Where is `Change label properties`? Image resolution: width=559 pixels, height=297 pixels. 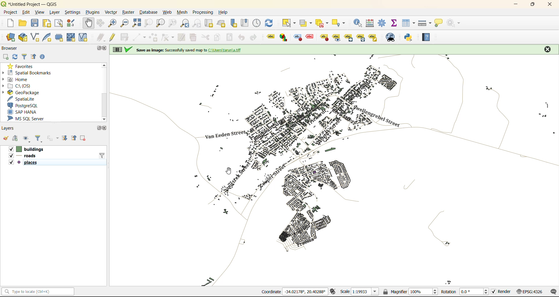
Change label properties is located at coordinates (373, 37).